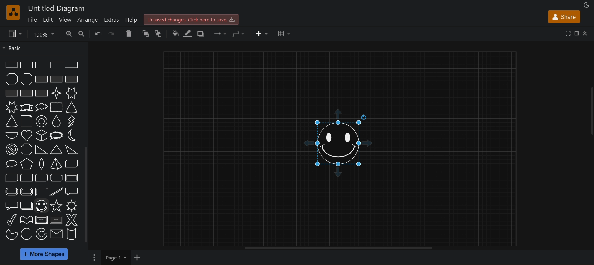 This screenshot has height=265, width=594. What do you see at coordinates (12, 79) in the screenshot?
I see `polygon` at bounding box center [12, 79].